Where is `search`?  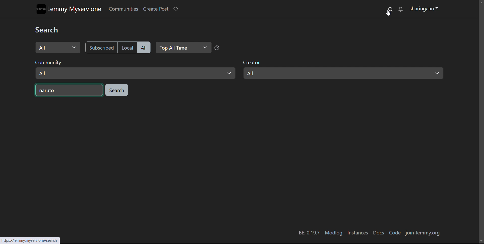
search is located at coordinates (390, 9).